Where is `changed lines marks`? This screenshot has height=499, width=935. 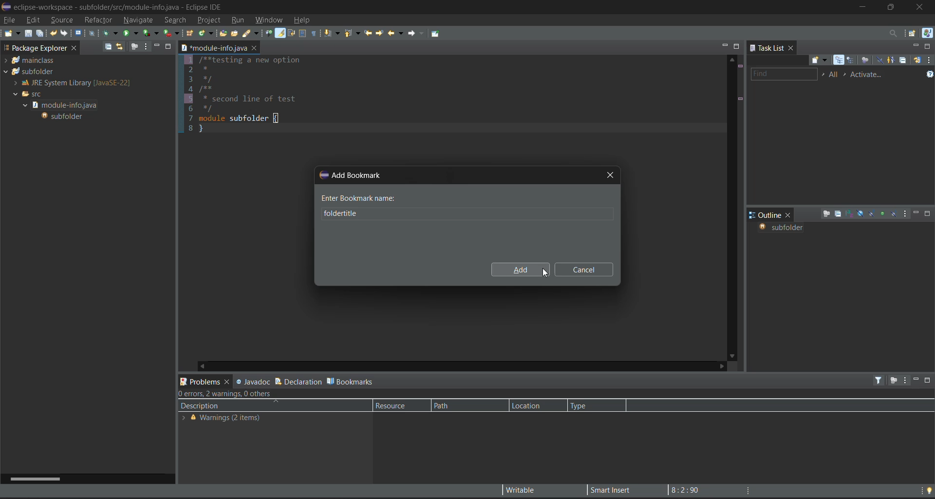
changed lines marks is located at coordinates (740, 99).